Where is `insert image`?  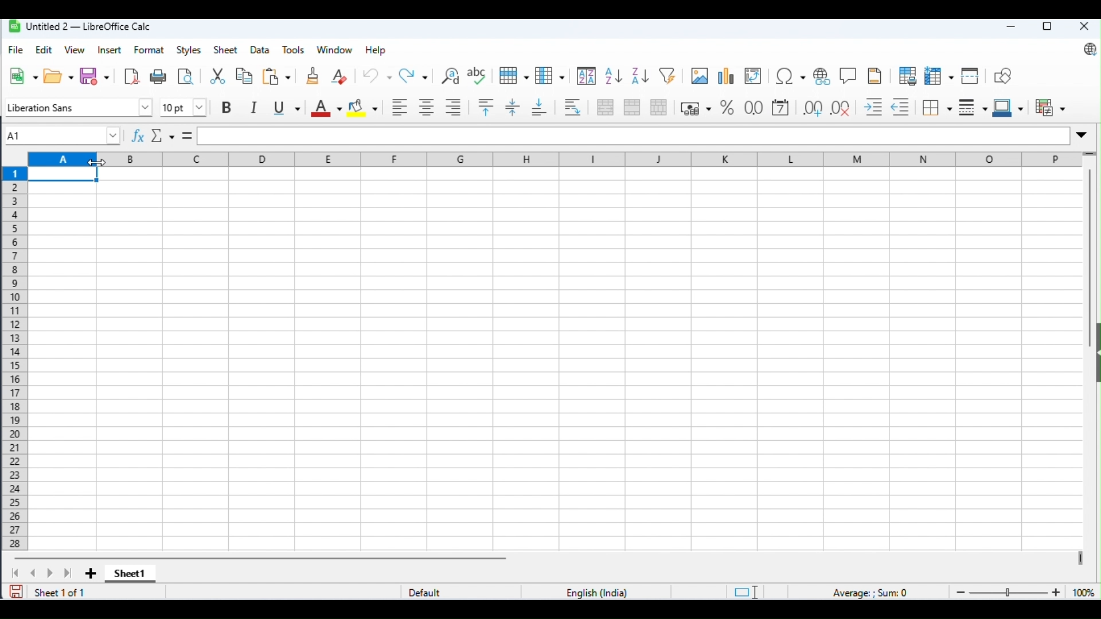
insert image is located at coordinates (699, 76).